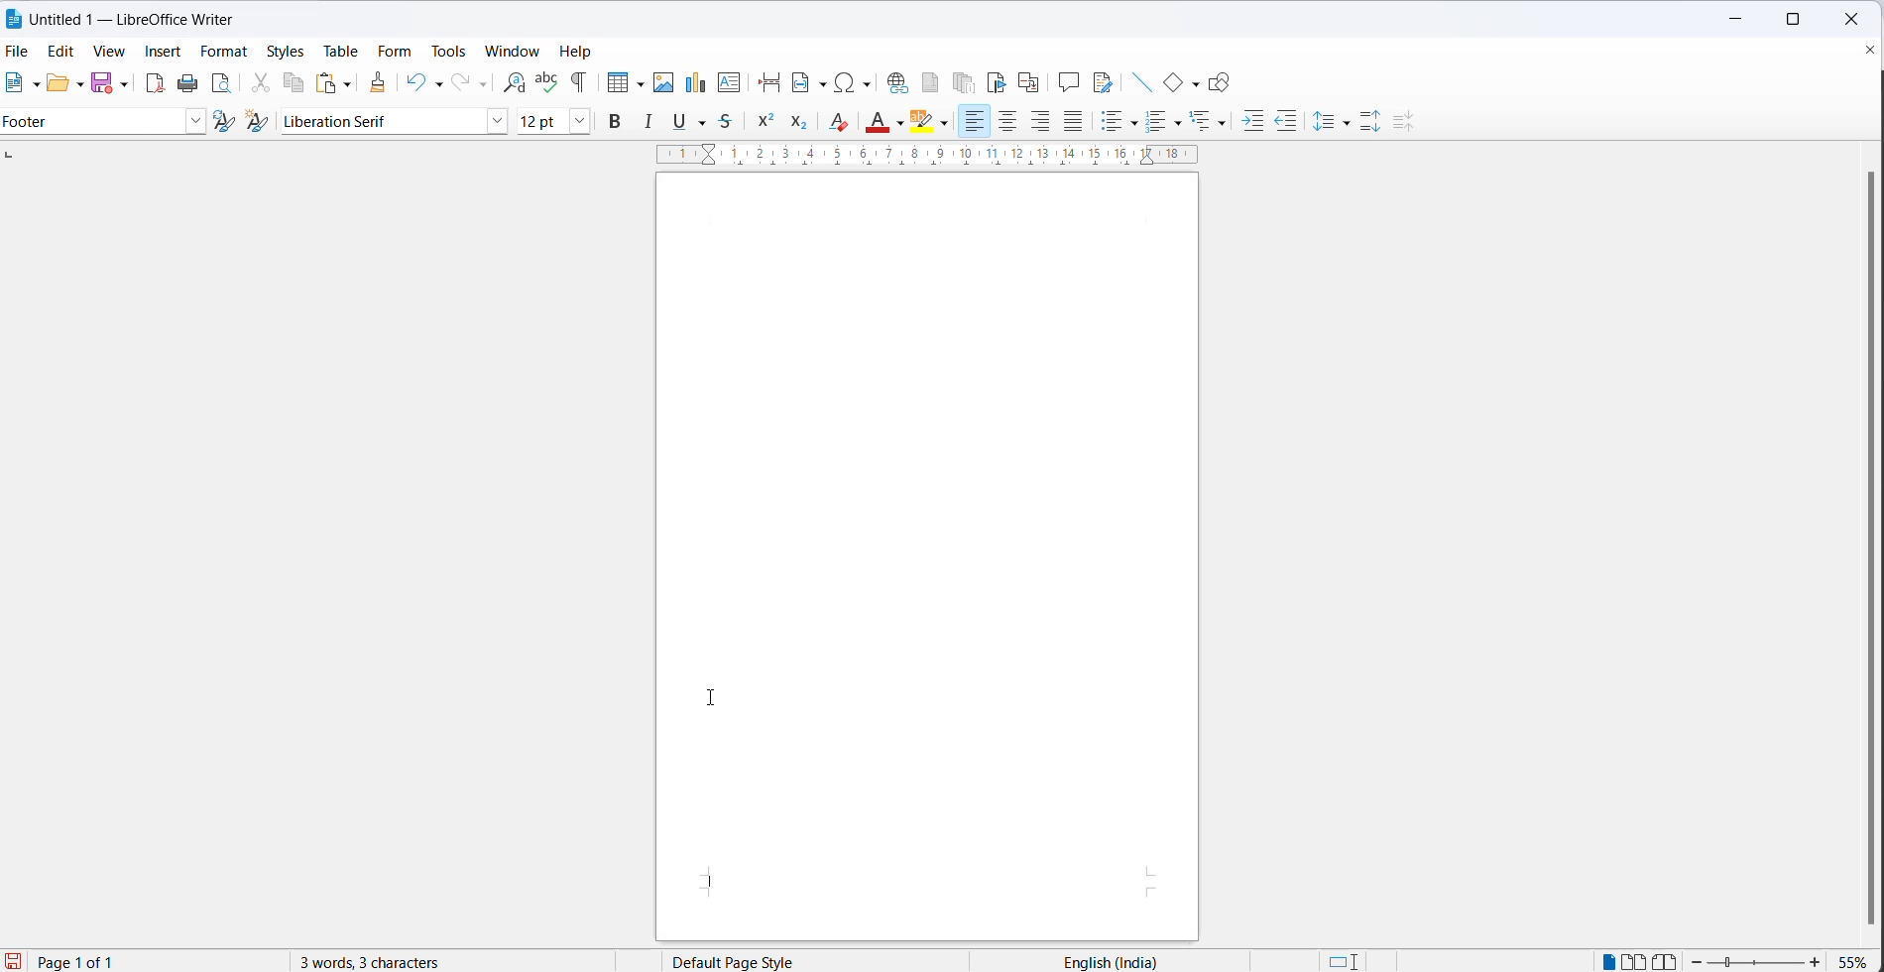 The image size is (1884, 972). What do you see at coordinates (341, 50) in the screenshot?
I see `table` at bounding box center [341, 50].